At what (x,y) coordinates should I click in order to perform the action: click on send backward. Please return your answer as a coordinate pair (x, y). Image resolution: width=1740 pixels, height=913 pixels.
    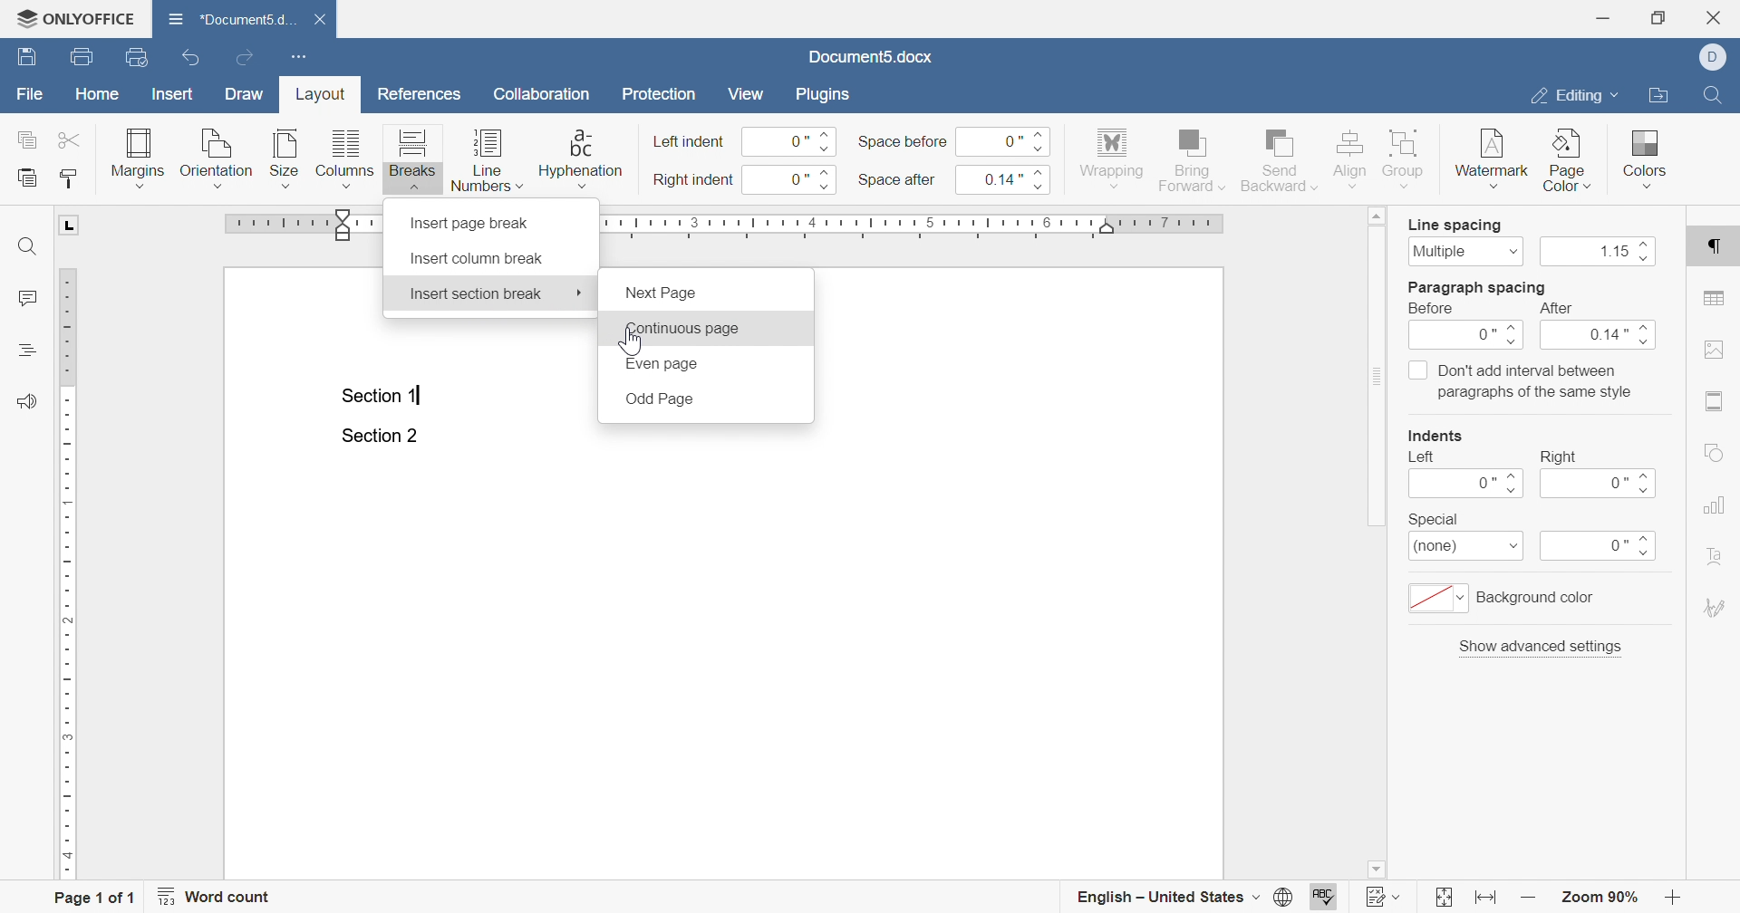
    Looking at the image, I should click on (1281, 158).